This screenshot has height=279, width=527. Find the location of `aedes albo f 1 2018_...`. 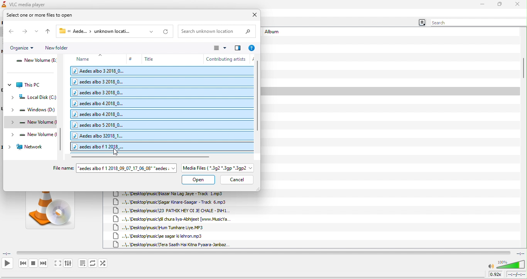

aedes albo f 1 2018_... is located at coordinates (100, 146).